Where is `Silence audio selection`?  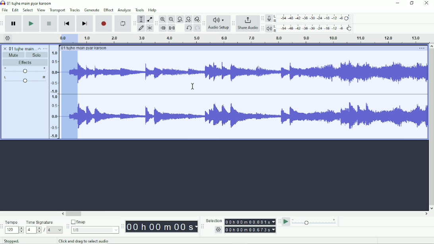 Silence audio selection is located at coordinates (172, 28).